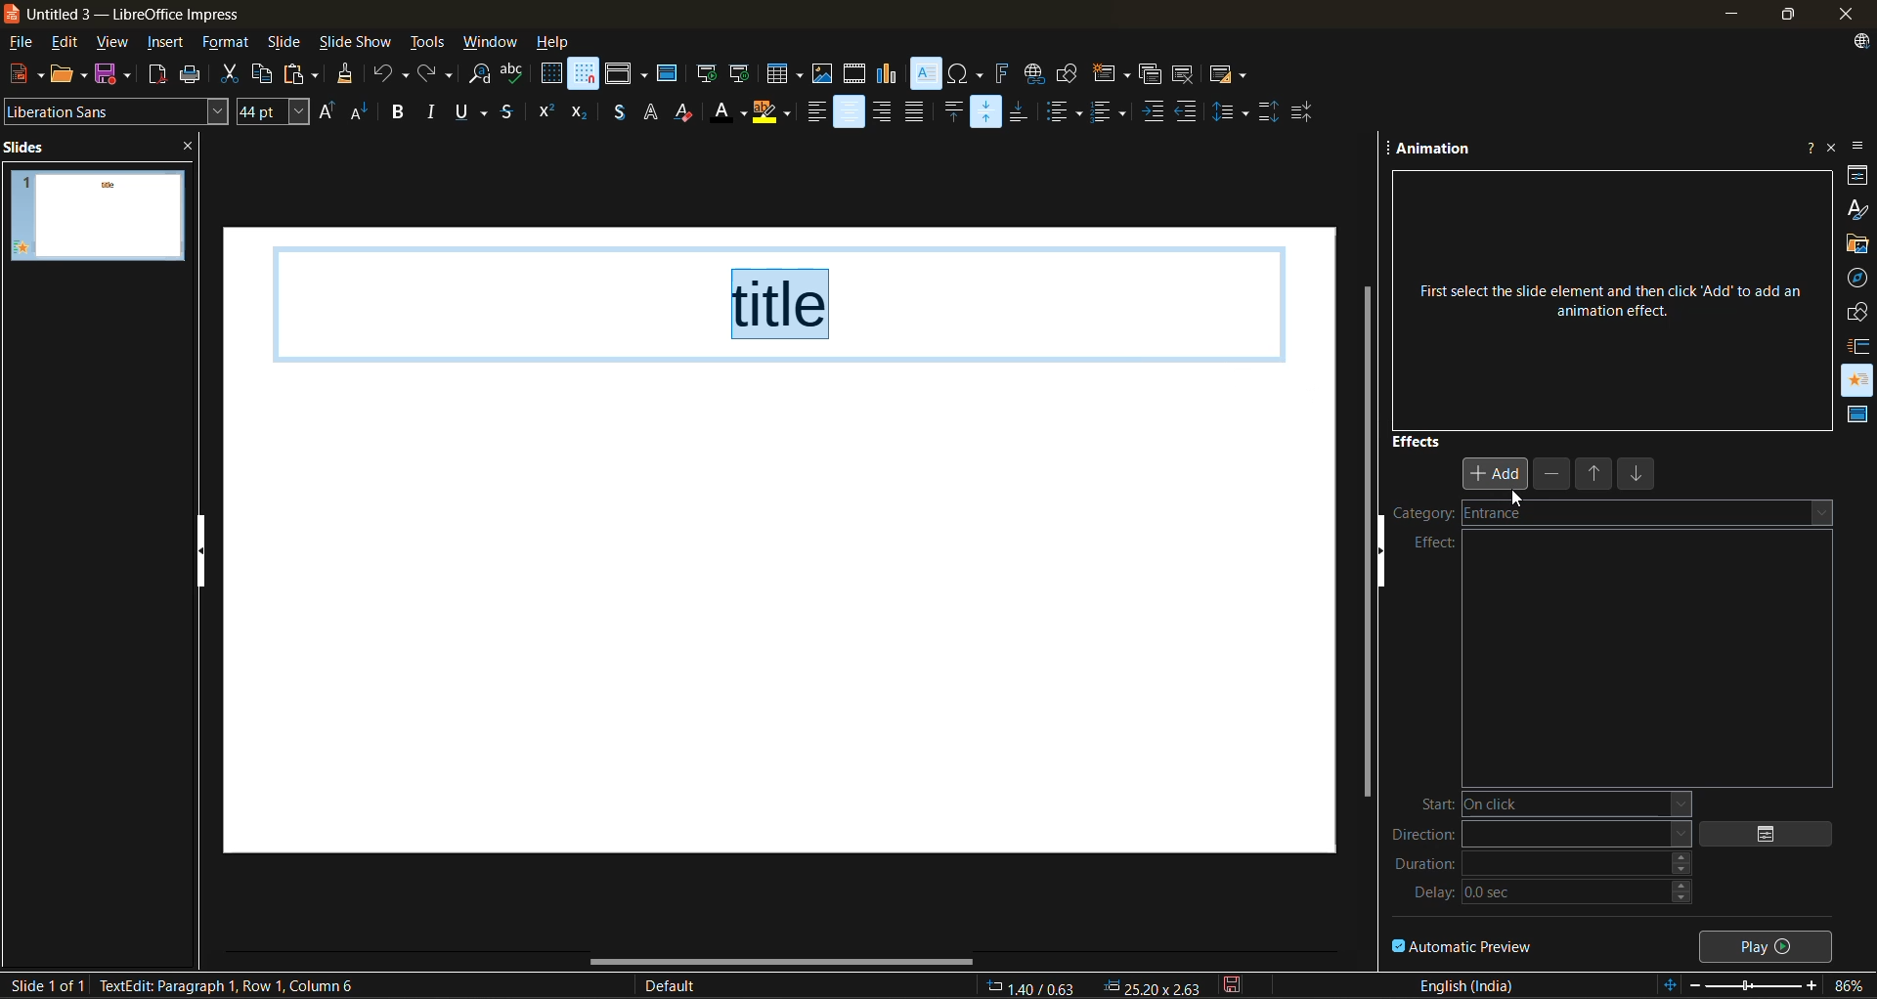 This screenshot has height=999, width=1877. Describe the element at coordinates (1810, 144) in the screenshot. I see `help about this sidebar deck` at that location.